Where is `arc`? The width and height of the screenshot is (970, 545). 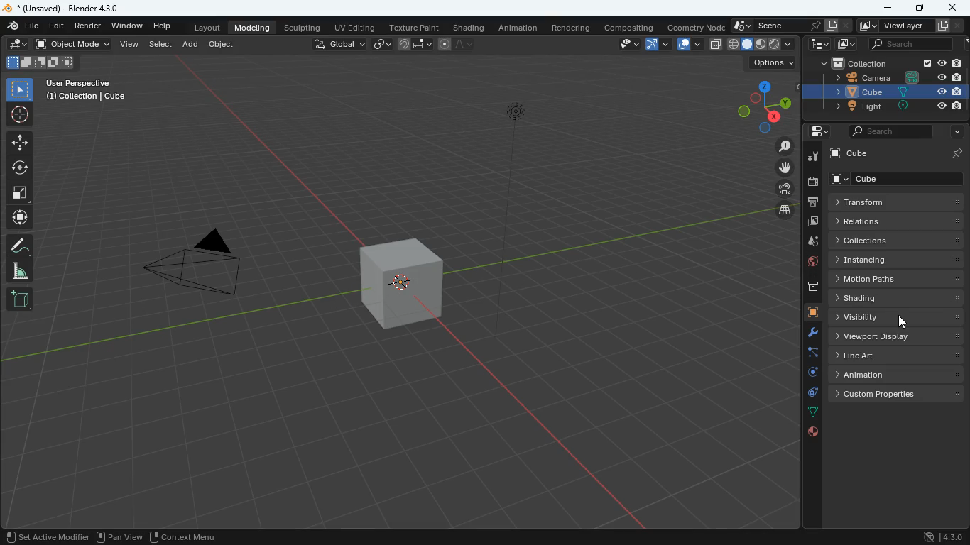 arc is located at coordinates (658, 43).